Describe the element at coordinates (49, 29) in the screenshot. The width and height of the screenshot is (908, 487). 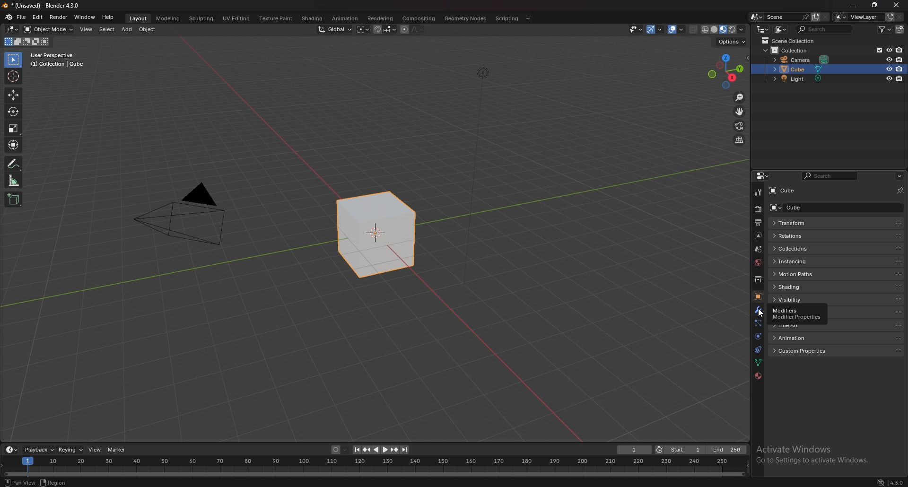
I see `object mode` at that location.